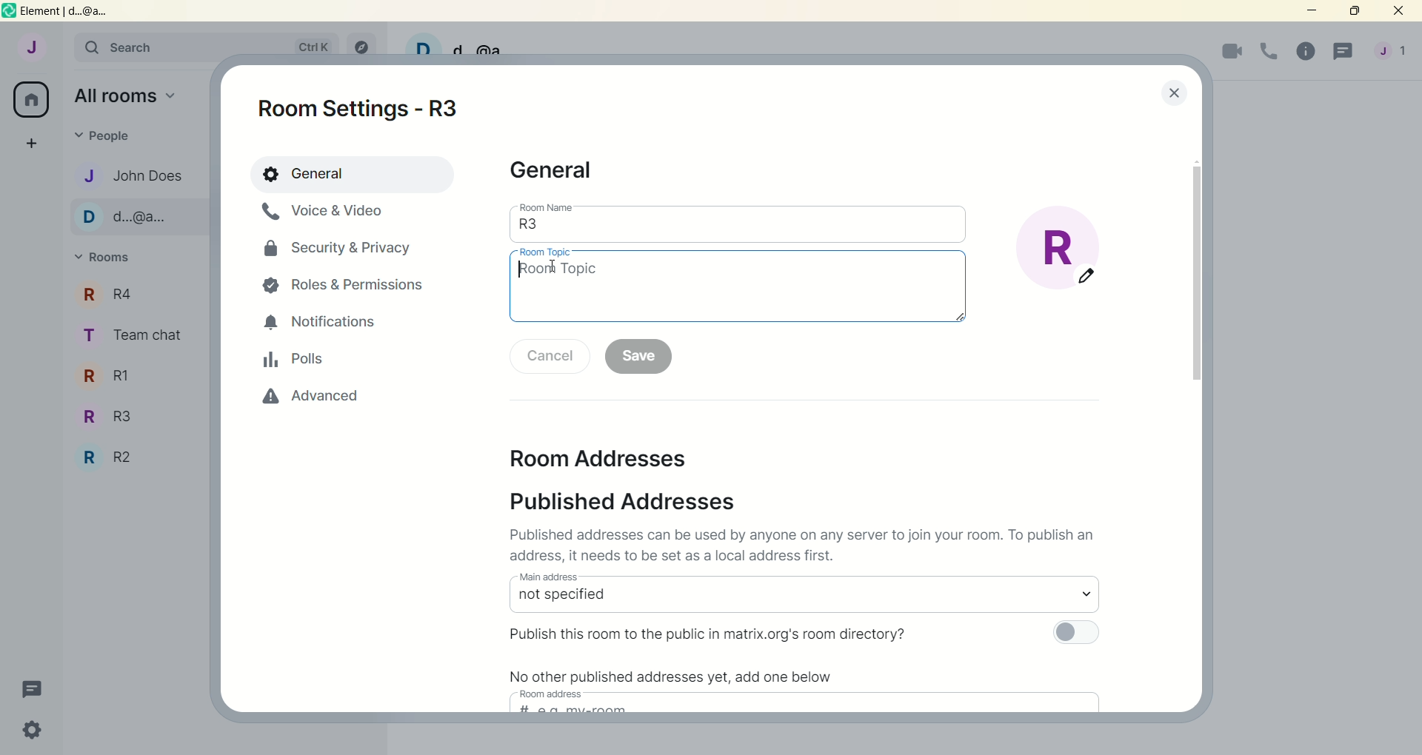 The image size is (1422, 755). I want to click on R1, so click(132, 375).